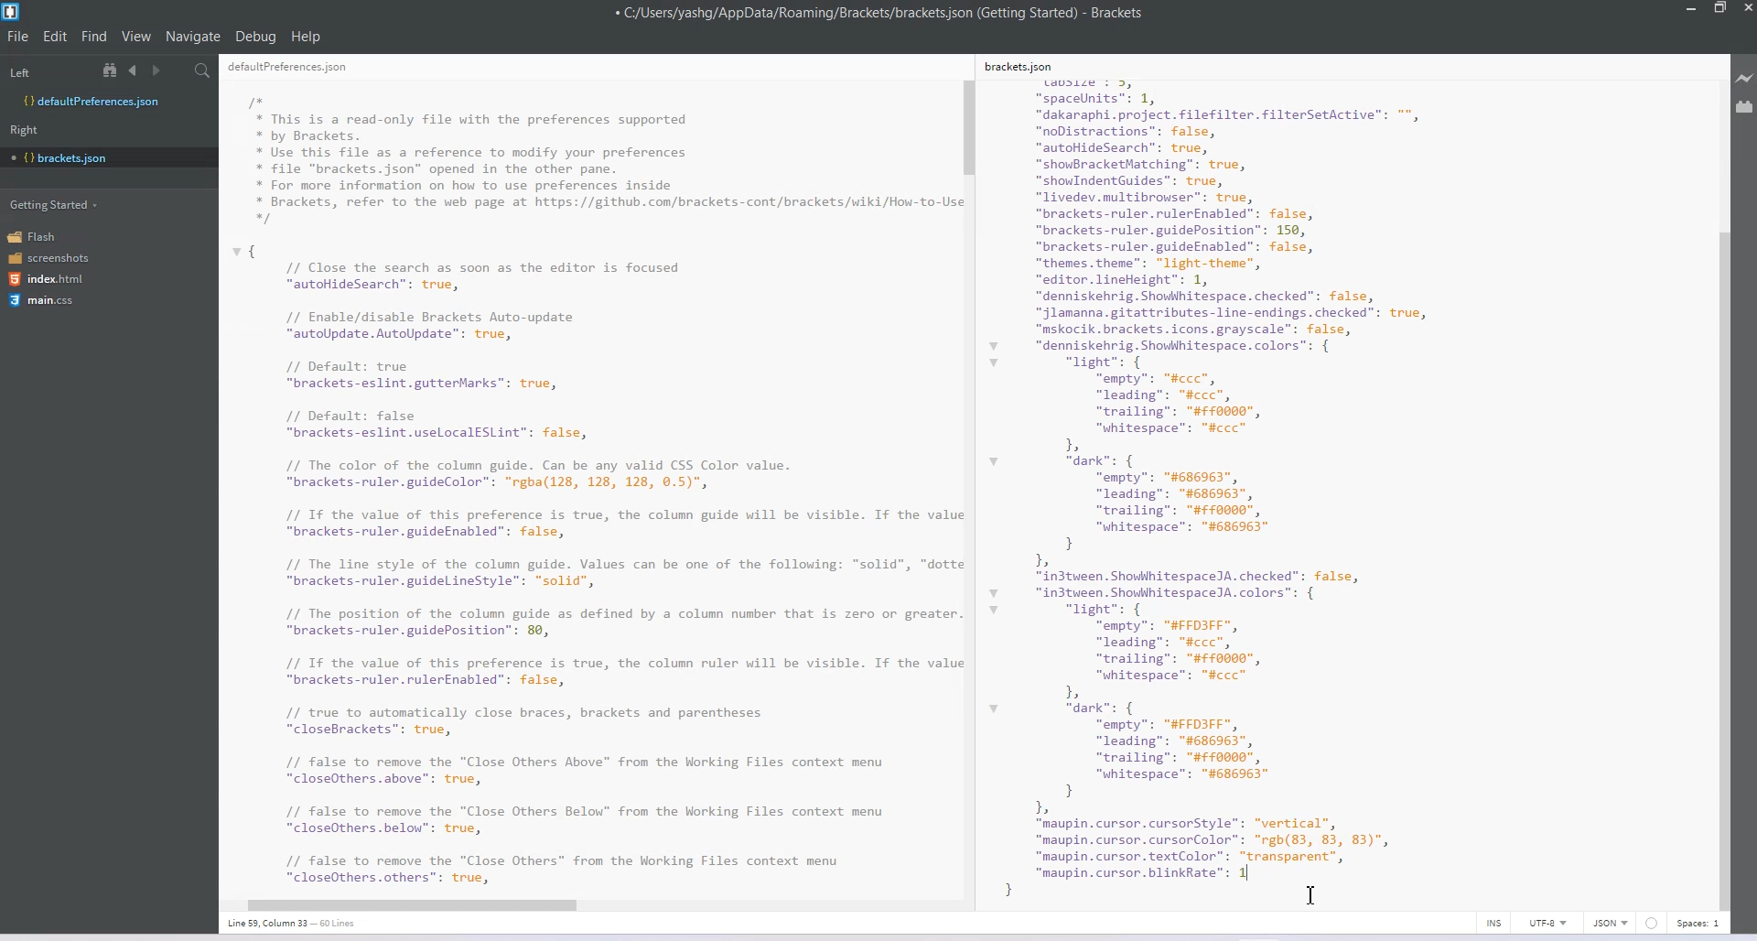  Describe the element at coordinates (1250, 477) in the screenshot. I see `kets. son
size : 3,
“spacelnits": 1,
“dakaraphi.project. filefilter. filterSetActive”: "*,
“noDistractions”: false,
“autohideSearch”: true,
“showBracketMatching”: true,
“showIndentGuides”: true,
“livedev.multibrowser”: true,
“brackets-ruler.rulerEnabled": false,
“brackets-ruler.guidePosition”: 150,
“brackets-ruler.guideEnabled": false,
“themes theme": "light-theme",
“editor. lineHeight": 1,
“denniskehrig. Showhhitespace. checked": false,
“jlamanna.gitattributes-line-endings. checked": true,
“mskocik.brackets.icons.grayscale": false,
“denniskehrig. Showhitespace. colors”: {
“light”: {
“empty”: "#ccc”,
“leading”: "#ccc”,
“trailing”: "#0000",
“whitespace”: "#ccc”
b
“dark”: {
“empty”: "#686963",
["leading”: "#686963",
“trailing”: "#0000",
“whitespace”: "#686963"
}
Ia
“in3tween. ShowhhitespaceJA. checked": false,
“in3tween. ShowhhitespaceJA. colors”: {
“light”: {
“empty”: "#FFDIFF",
“leading”: "#ccc”,
“trailing”: "#0000",
“whitespace”: "#ccc”
bh
“dark”: {
“empty”: "#FFDIFF",
“leading”: "#686963",
“trailing”: "#0000",
“whitespace”: "#686963"
}
b
“maupin. cursor. cursorStyle”: “vertical”,
“maupin. cursor. cursorColor™: "rgh(83, 83, 83)",
“maupin.cursor.textColor”: “transparent”,
“maupin. cursor. blinkRate": 1000 |
:` at that location.